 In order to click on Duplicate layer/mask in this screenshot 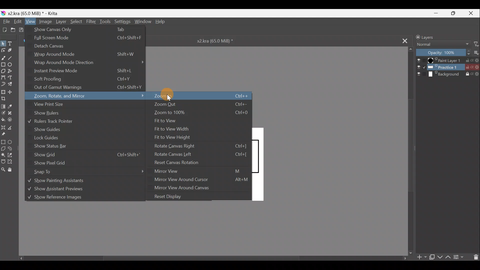, I will do `click(432, 258)`.